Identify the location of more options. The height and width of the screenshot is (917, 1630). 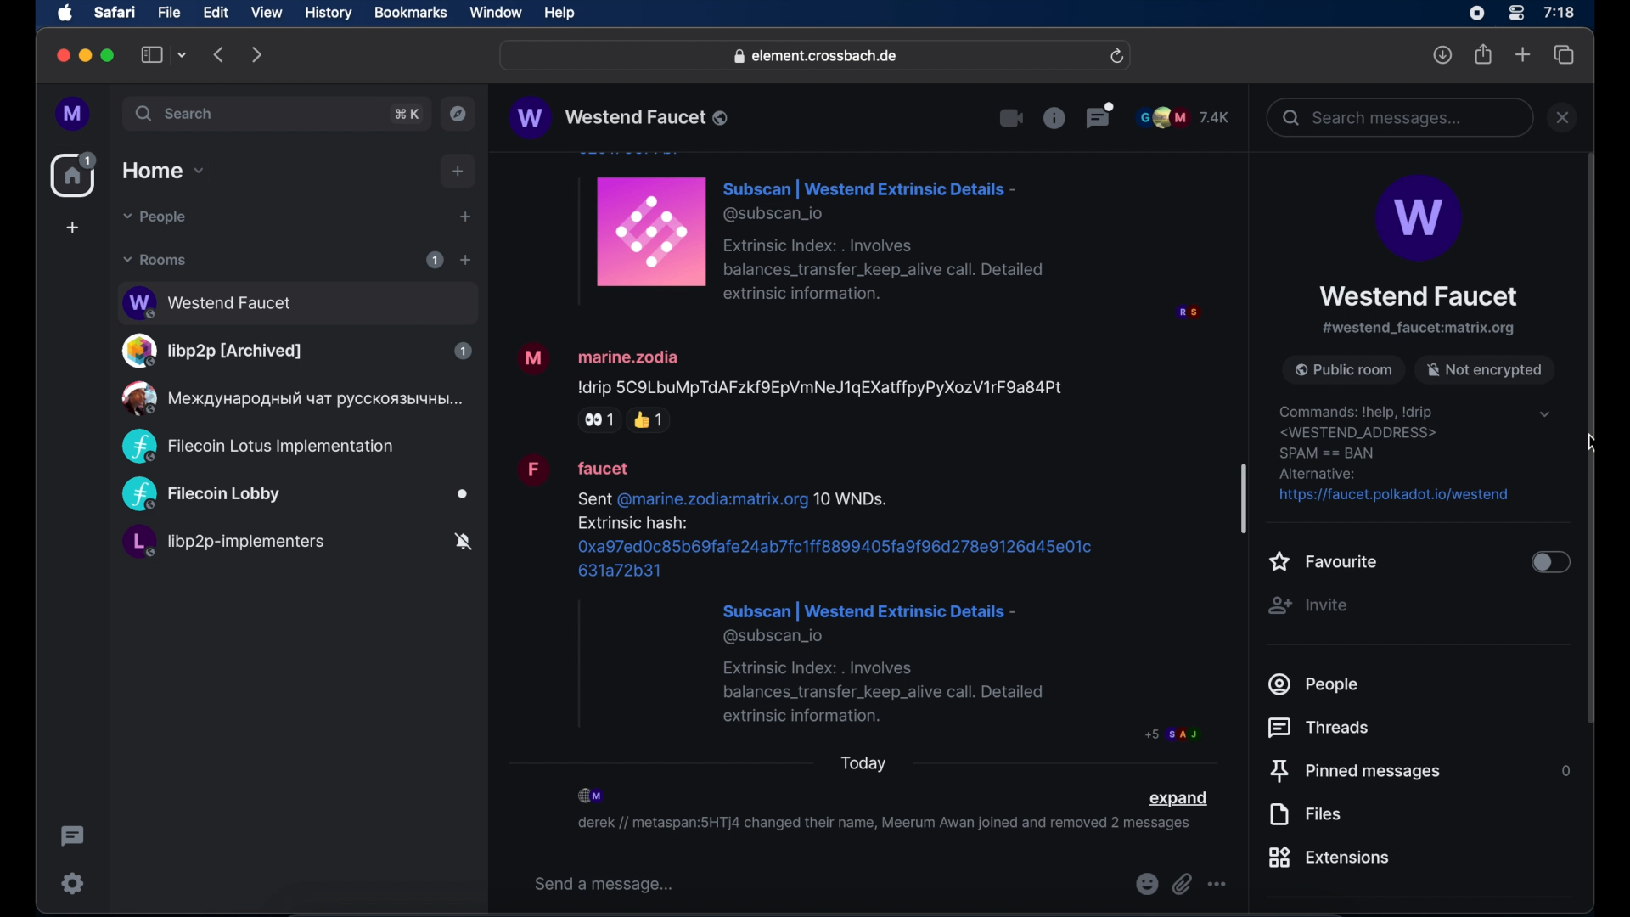
(1217, 885).